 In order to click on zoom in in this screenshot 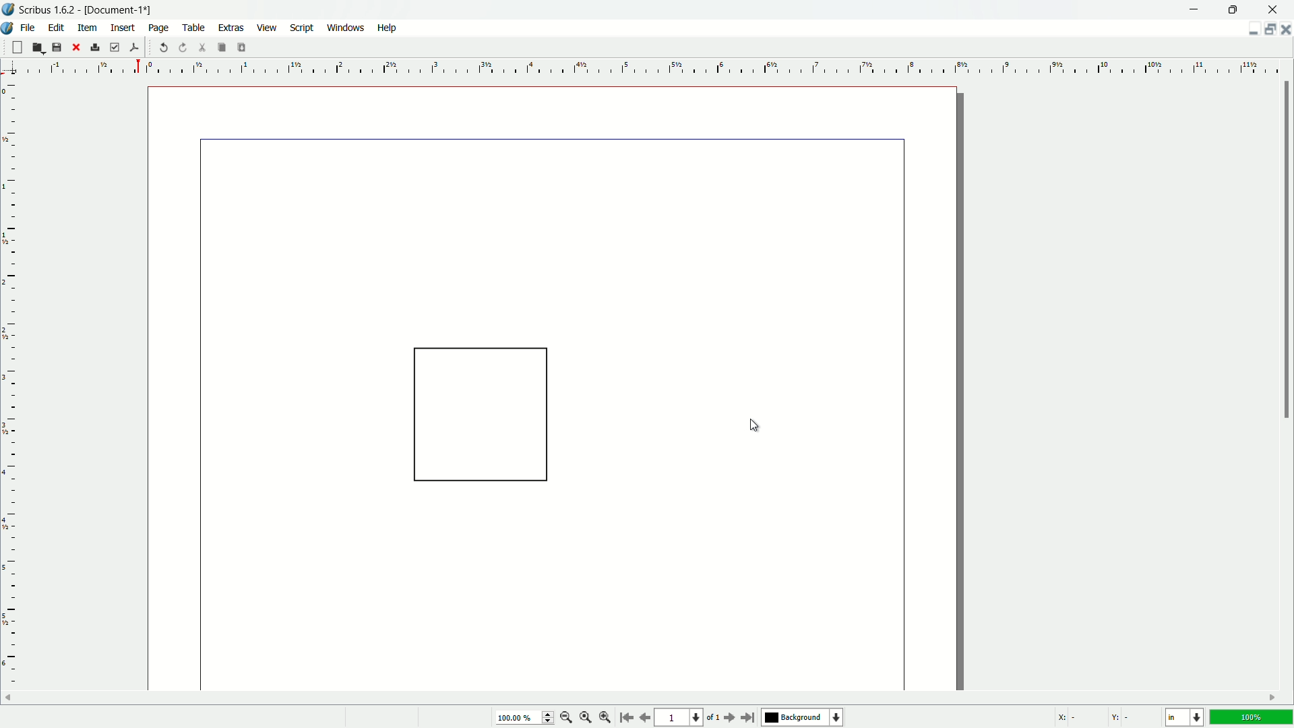, I will do `click(605, 719)`.